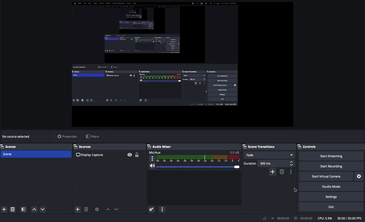 This screenshot has width=365, height=222. What do you see at coordinates (350, 218) in the screenshot?
I see `FPS` at bounding box center [350, 218].